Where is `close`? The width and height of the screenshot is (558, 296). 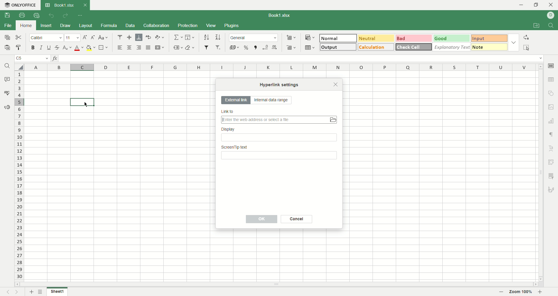
close is located at coordinates (551, 6).